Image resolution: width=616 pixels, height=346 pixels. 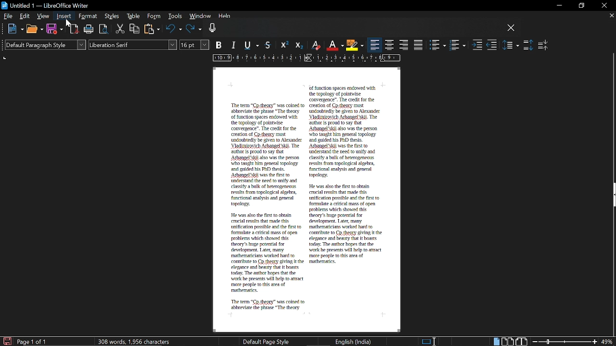 I want to click on Increase indent, so click(x=477, y=46).